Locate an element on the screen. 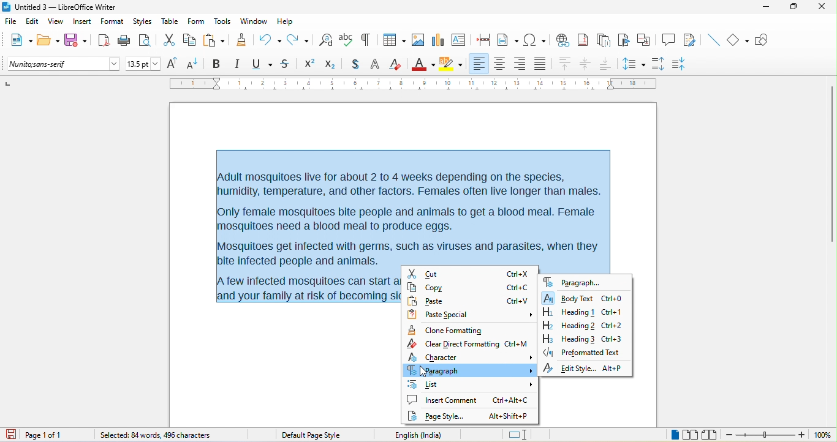 The height and width of the screenshot is (442, 837). show draw function is located at coordinates (766, 40).